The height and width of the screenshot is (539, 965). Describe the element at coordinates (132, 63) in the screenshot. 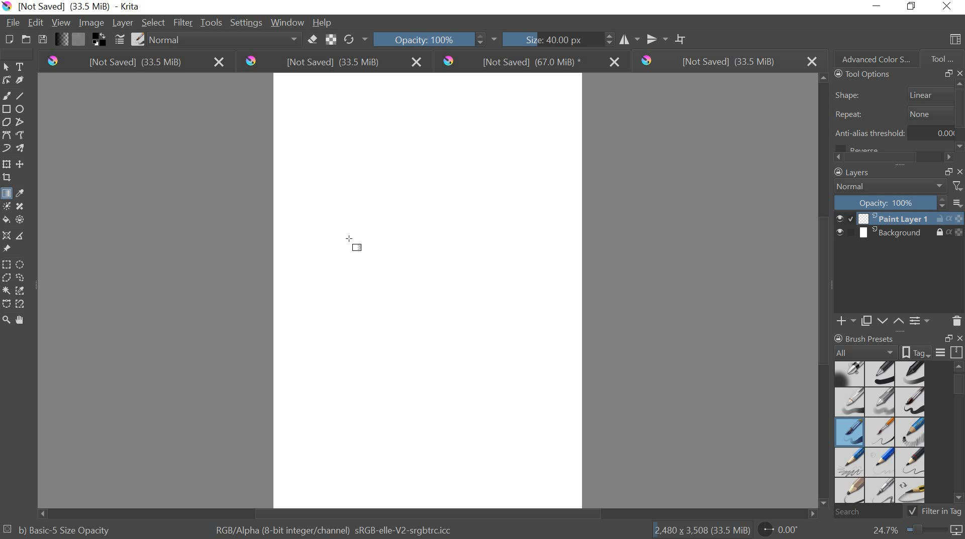

I see `[not saved] (33.5 mb)` at that location.